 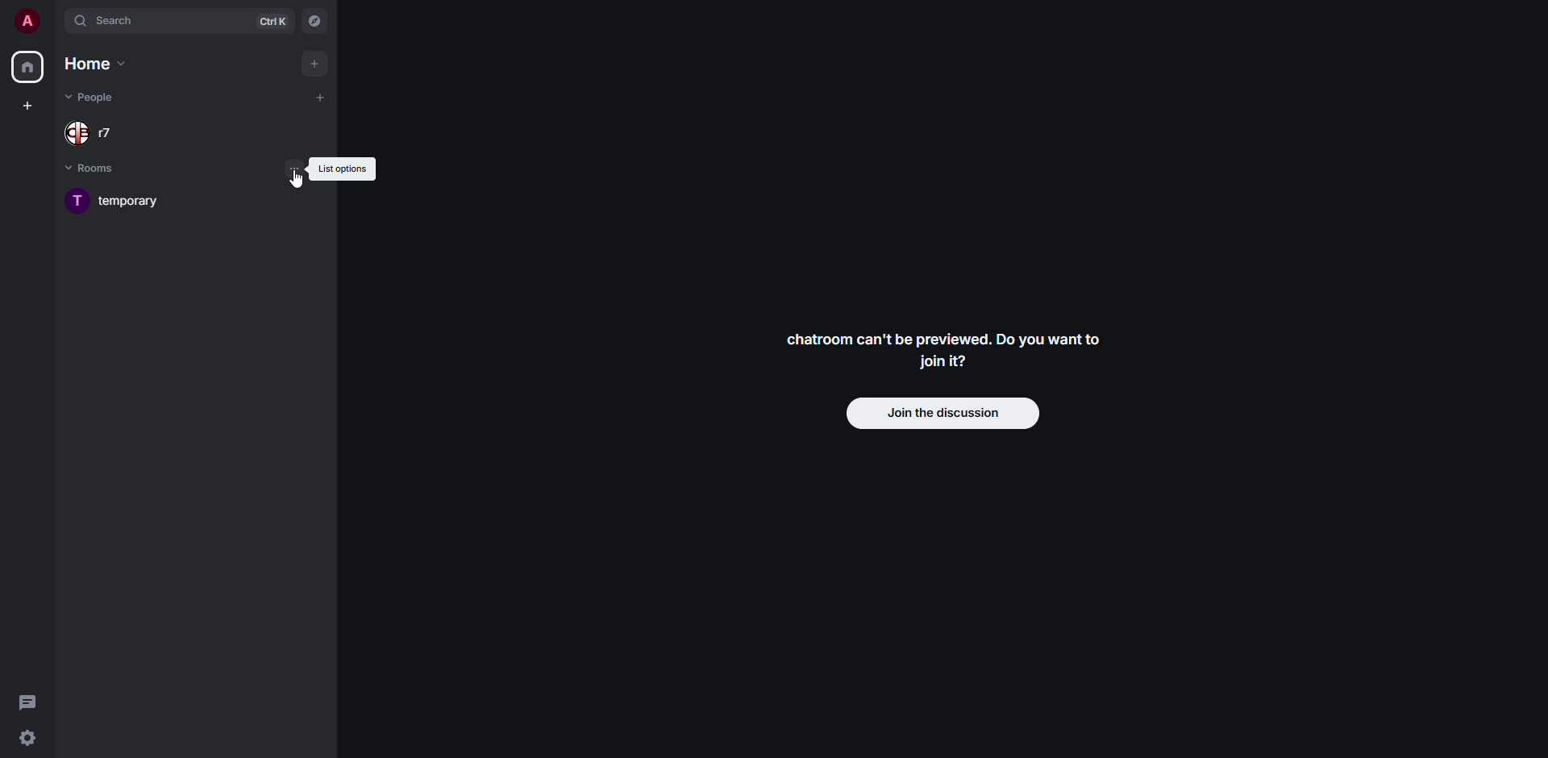 I want to click on cursor, so click(x=296, y=184).